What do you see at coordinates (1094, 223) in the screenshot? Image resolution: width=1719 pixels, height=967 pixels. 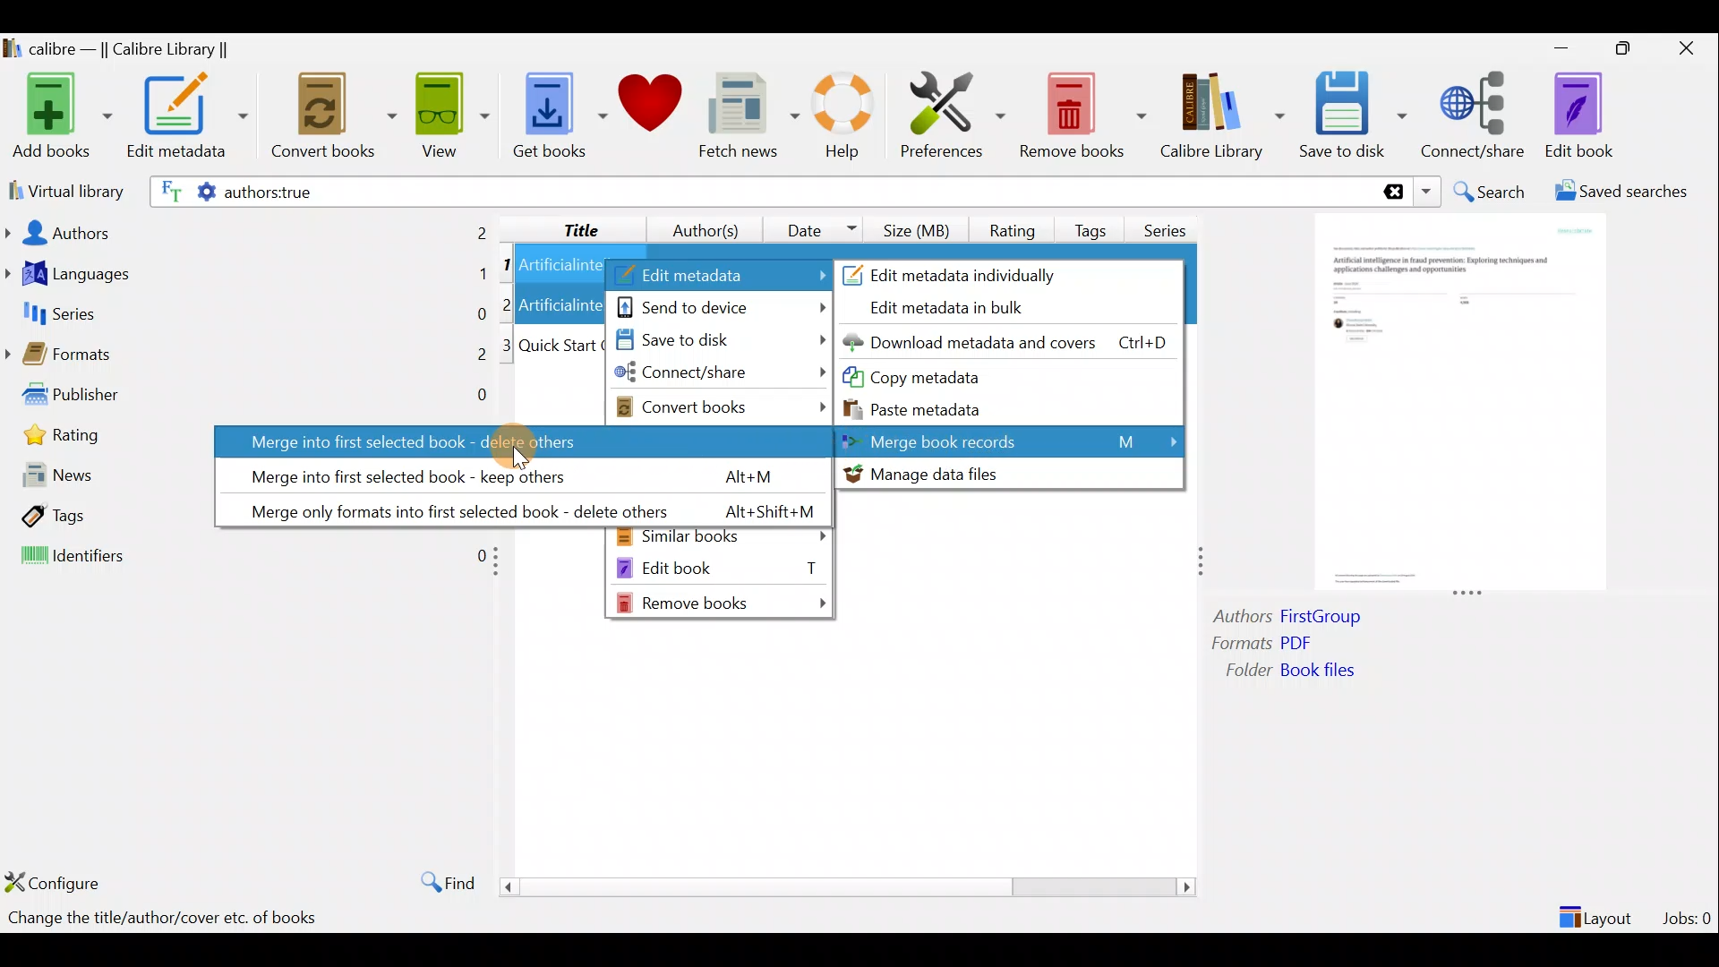 I see `Tags` at bounding box center [1094, 223].